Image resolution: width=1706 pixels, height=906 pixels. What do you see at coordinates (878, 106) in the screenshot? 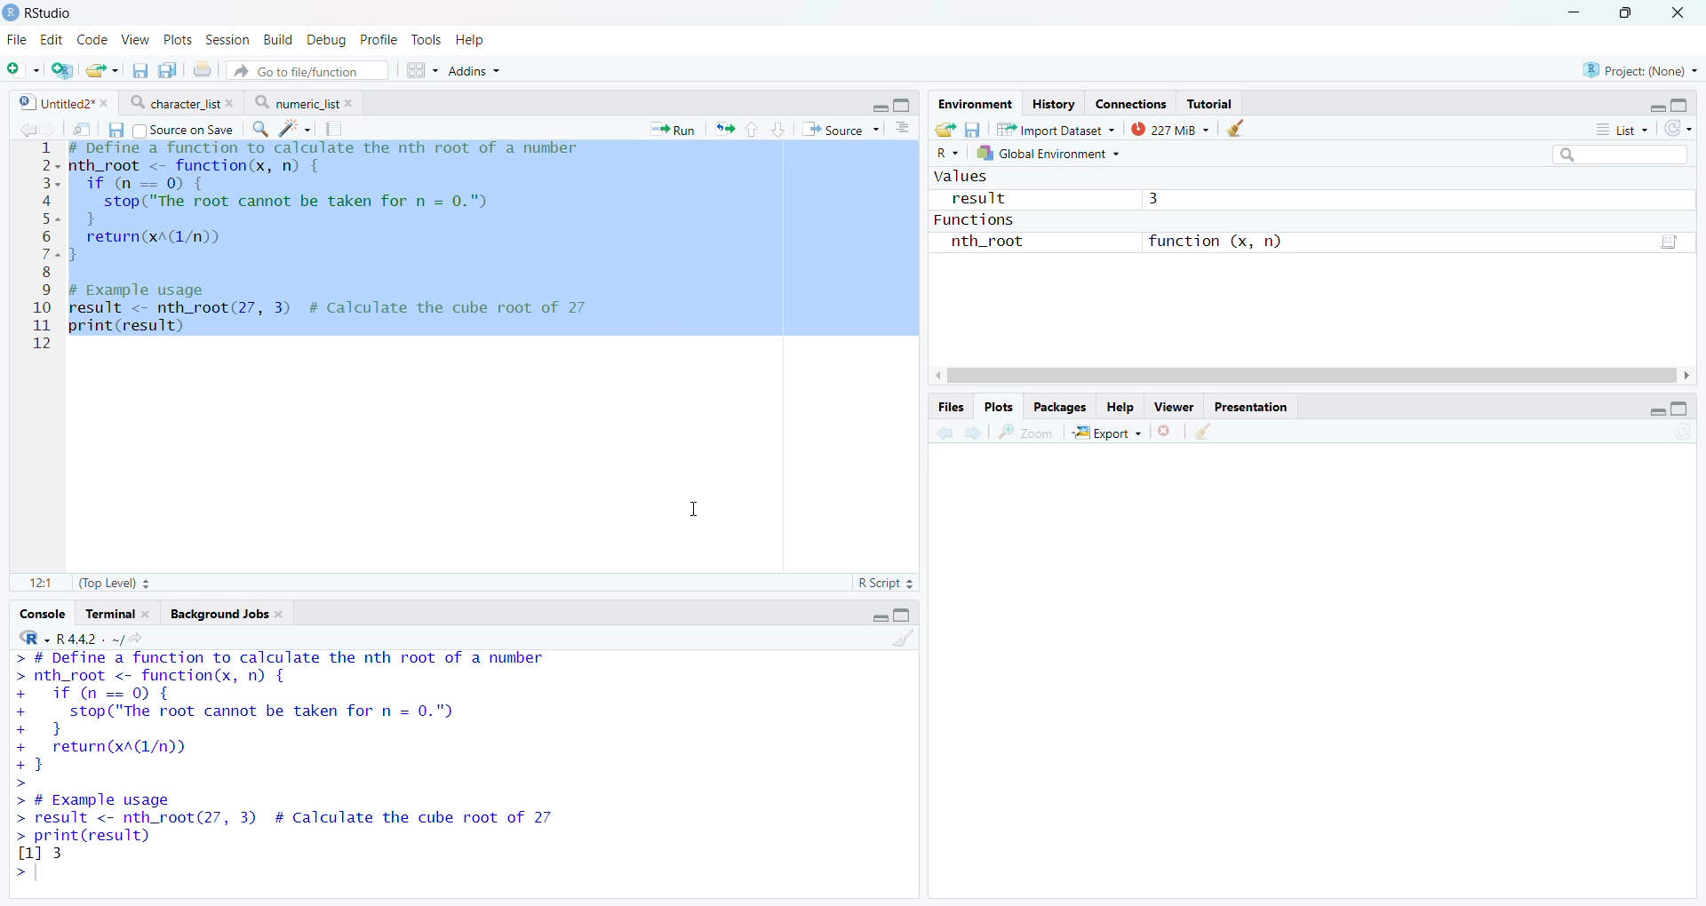
I see `Hide` at bounding box center [878, 106].